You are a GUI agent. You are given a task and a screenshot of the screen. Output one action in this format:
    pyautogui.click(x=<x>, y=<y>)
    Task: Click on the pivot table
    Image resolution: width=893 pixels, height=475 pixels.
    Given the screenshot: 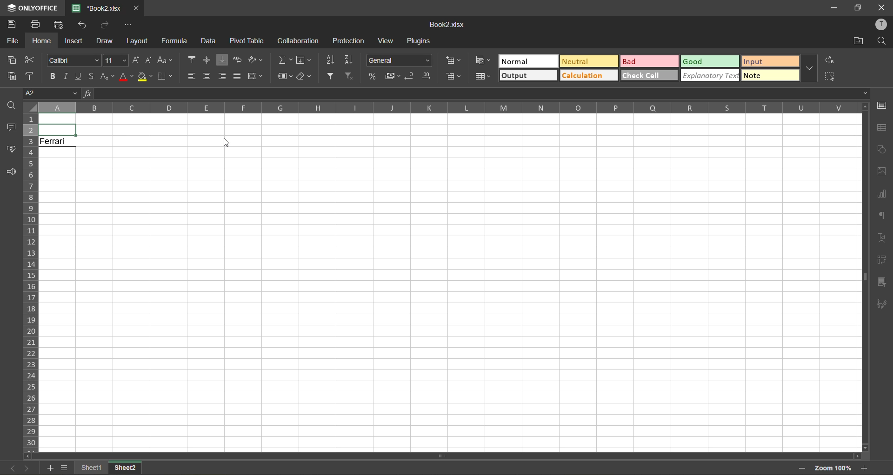 What is the action you would take?
    pyautogui.click(x=884, y=260)
    